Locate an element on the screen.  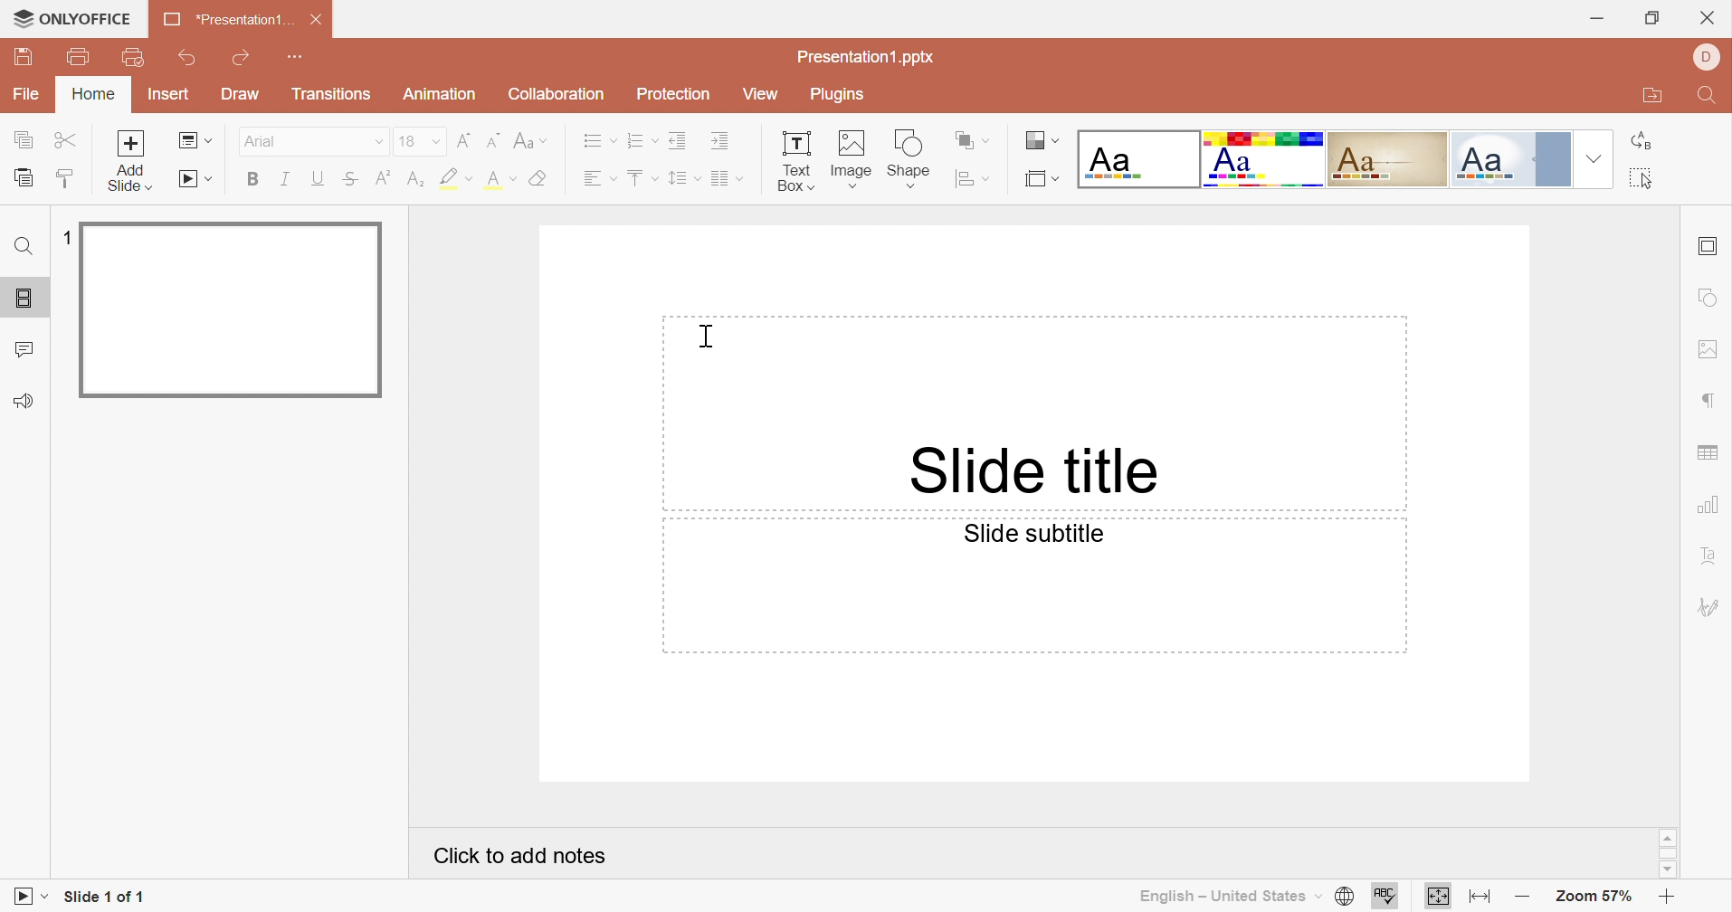
Select slide size is located at coordinates (1044, 180).